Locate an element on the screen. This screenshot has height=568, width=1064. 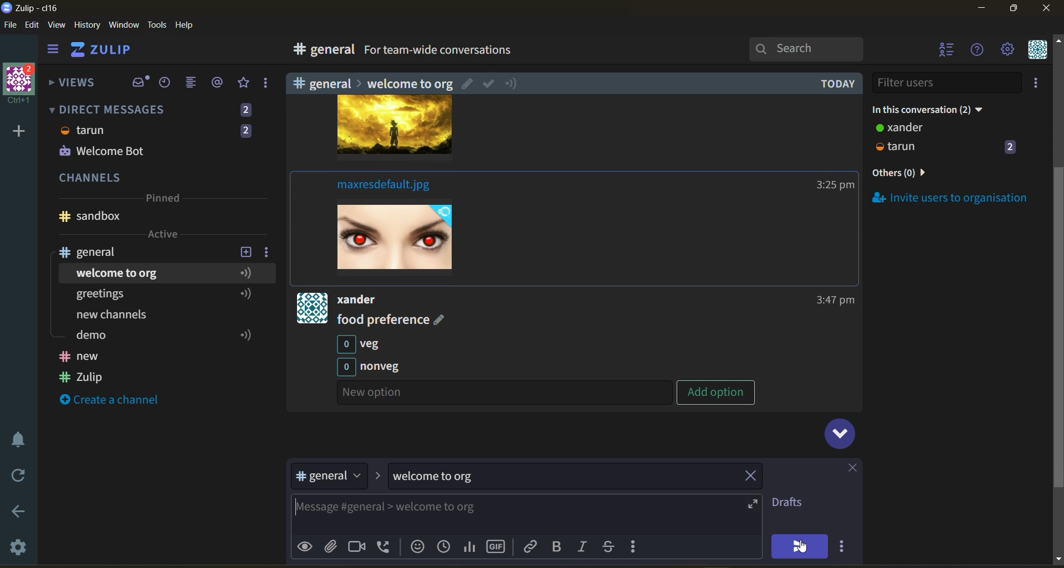
add video call is located at coordinates (360, 548).